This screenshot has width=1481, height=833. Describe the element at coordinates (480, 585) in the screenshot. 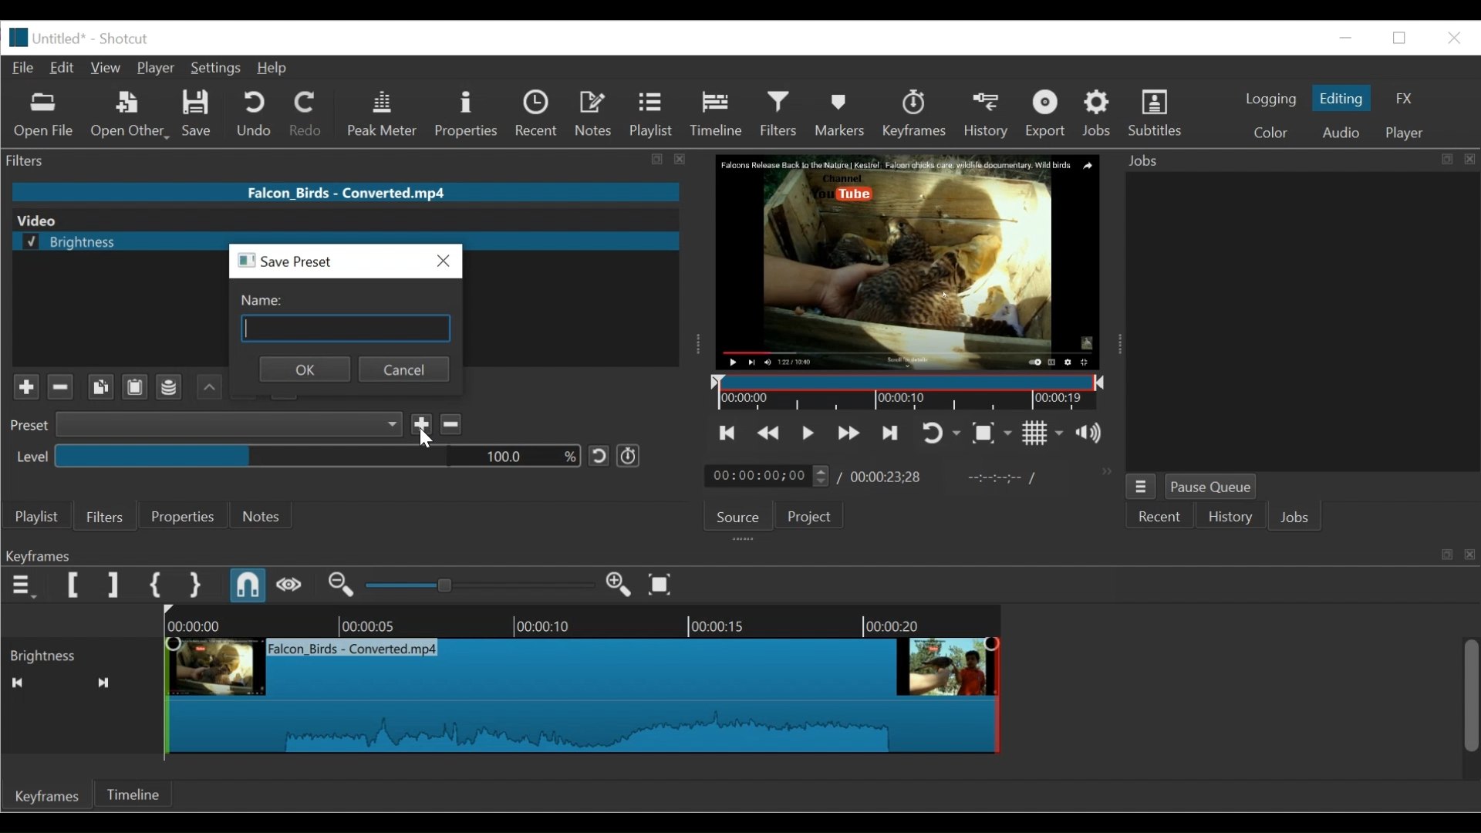

I see `Zoom keyframe slider` at that location.